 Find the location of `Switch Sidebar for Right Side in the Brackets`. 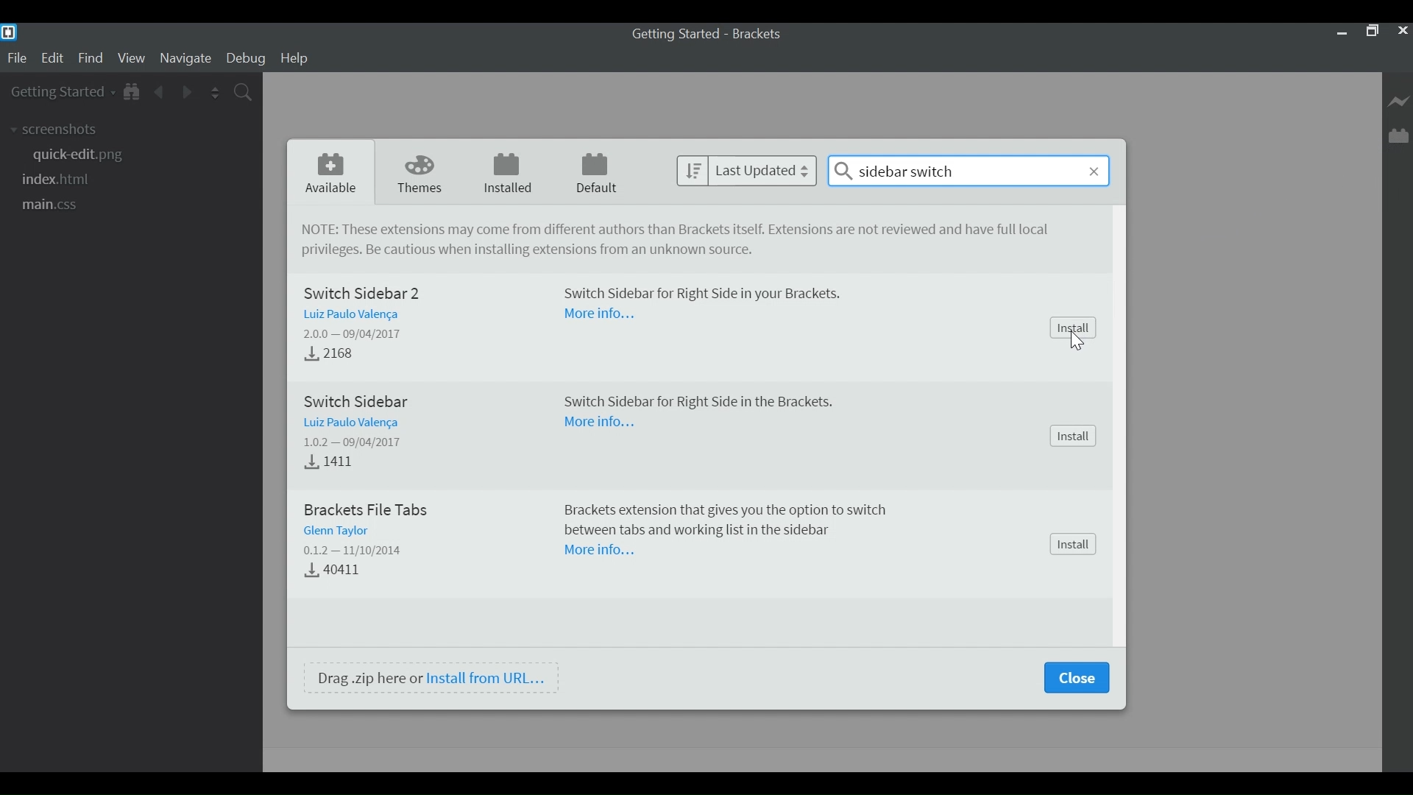

Switch Sidebar for Right Side in the Brackets is located at coordinates (698, 400).